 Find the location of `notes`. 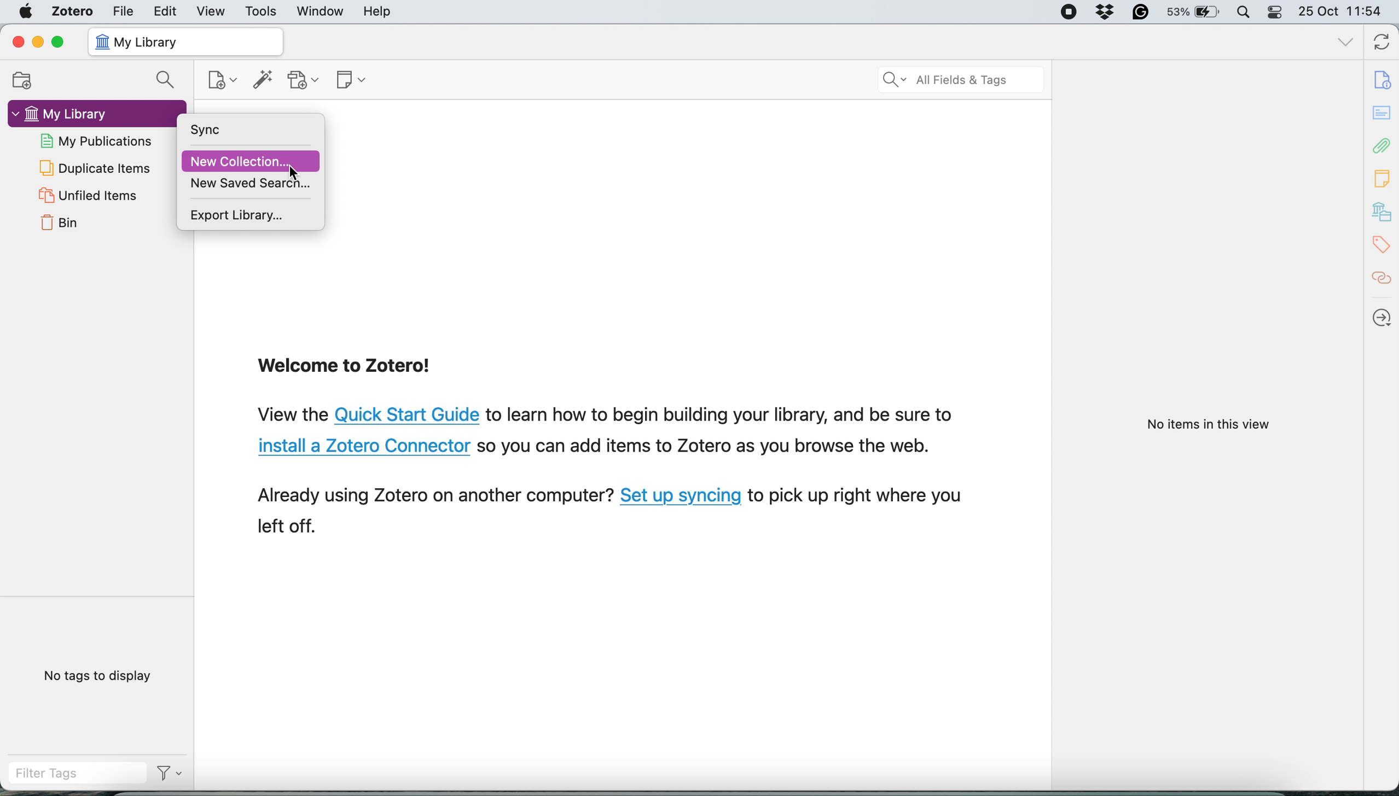

notes is located at coordinates (1381, 112).